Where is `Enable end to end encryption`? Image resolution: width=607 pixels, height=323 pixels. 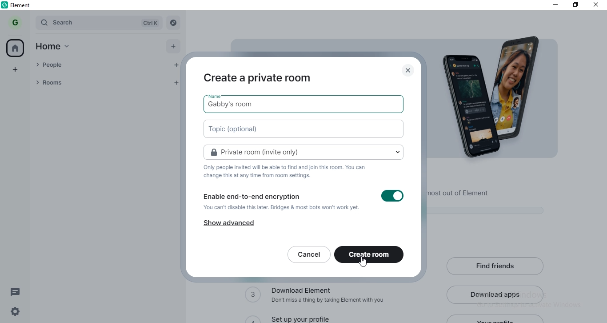 Enable end to end encryption is located at coordinates (303, 203).